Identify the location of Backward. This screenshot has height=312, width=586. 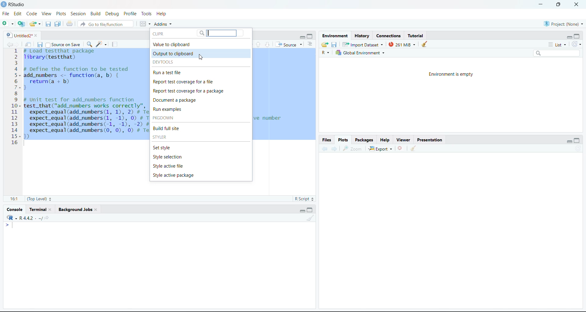
(324, 148).